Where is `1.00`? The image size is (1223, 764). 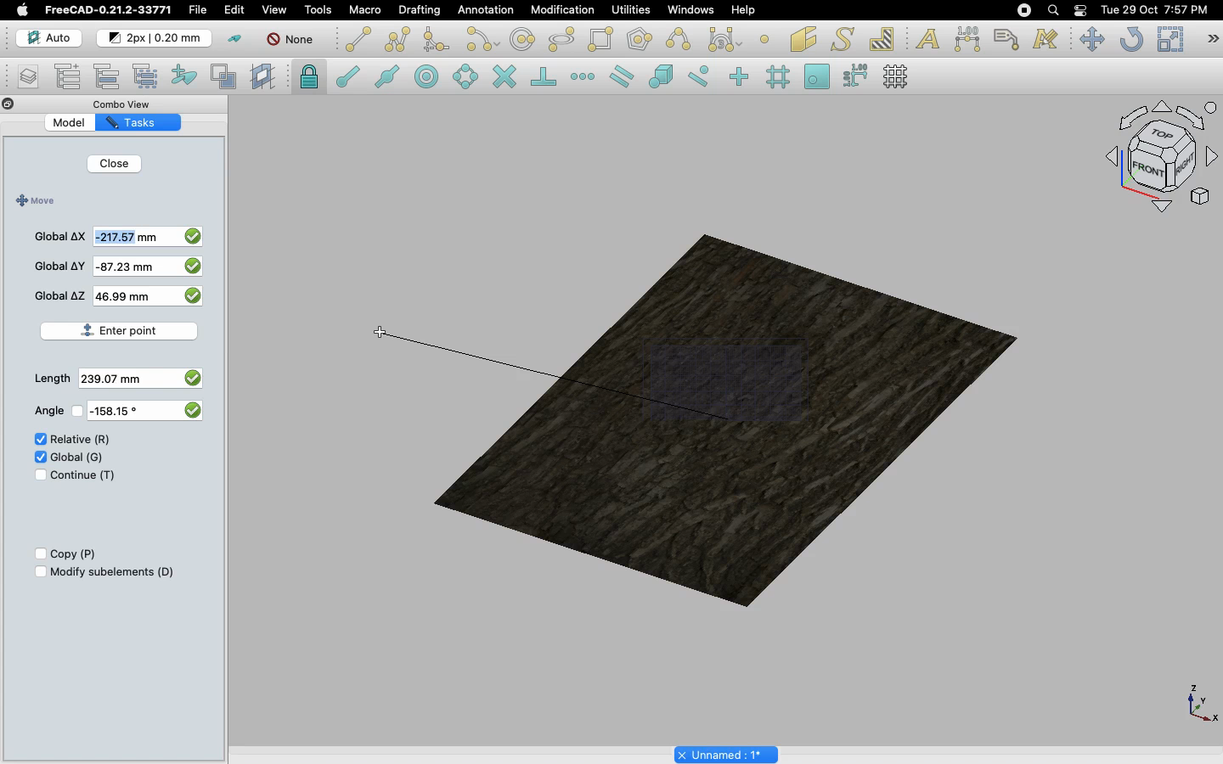 1.00 is located at coordinates (122, 239).